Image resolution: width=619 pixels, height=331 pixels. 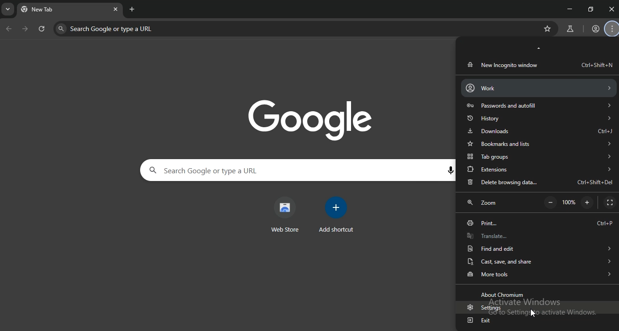 What do you see at coordinates (537, 248) in the screenshot?
I see `find and edit` at bounding box center [537, 248].